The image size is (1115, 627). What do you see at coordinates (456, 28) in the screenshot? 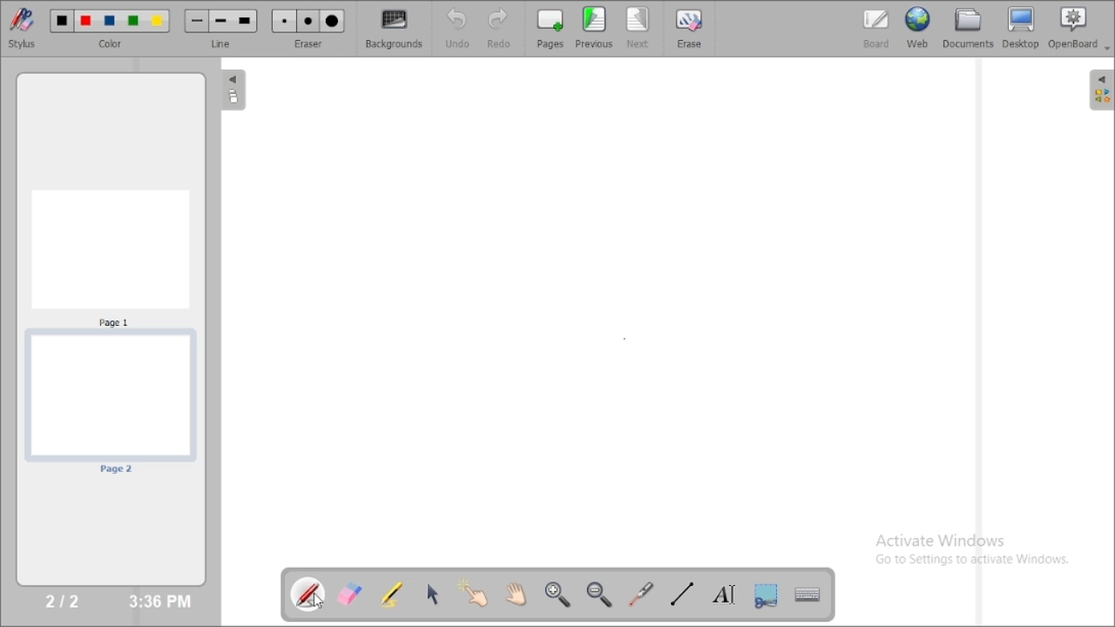
I see `undo` at bounding box center [456, 28].